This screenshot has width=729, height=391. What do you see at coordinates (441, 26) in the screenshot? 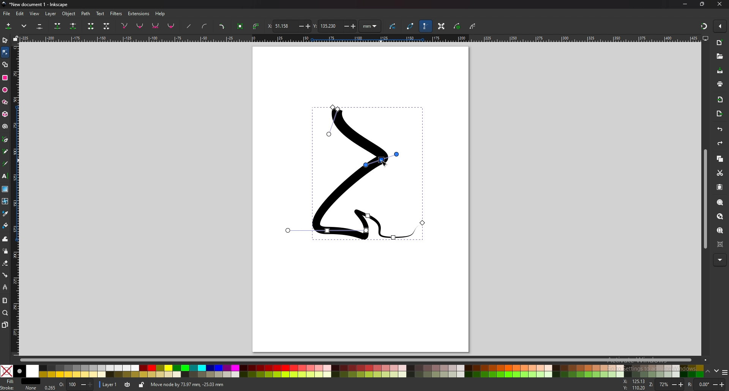
I see `show transformation handles` at bounding box center [441, 26].